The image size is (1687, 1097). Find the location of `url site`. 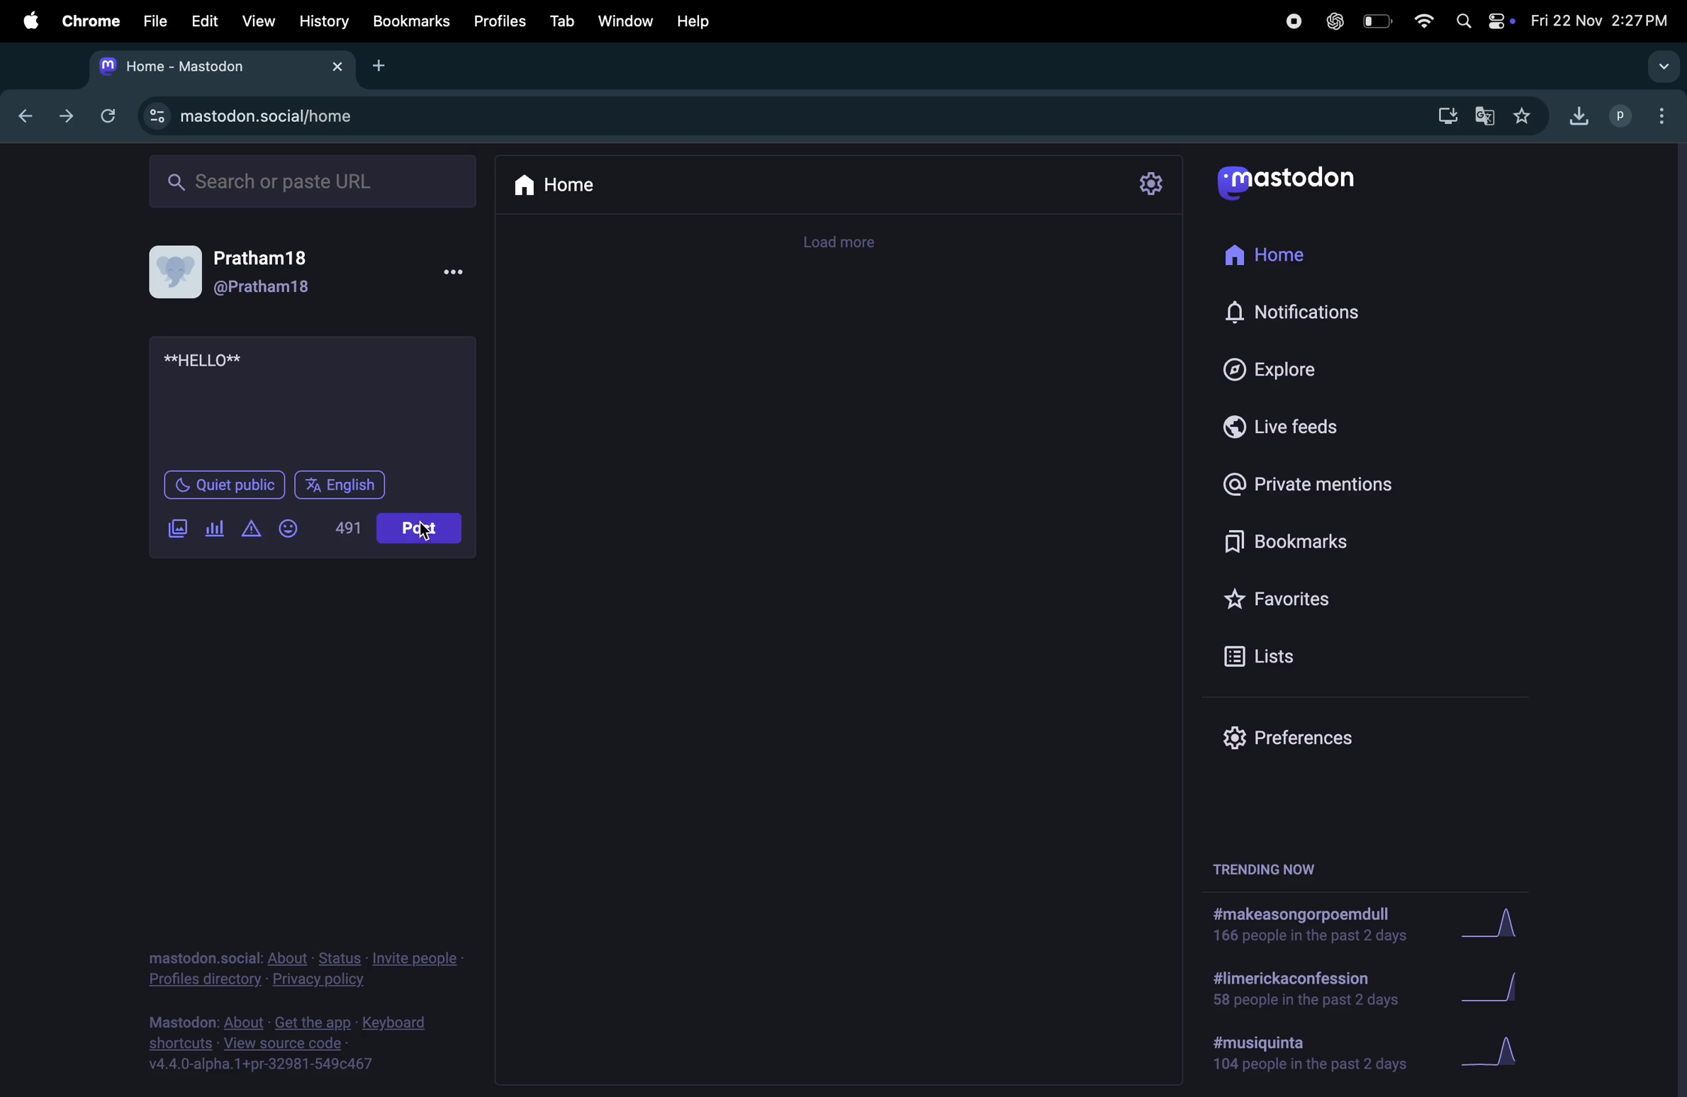

url site is located at coordinates (259, 119).